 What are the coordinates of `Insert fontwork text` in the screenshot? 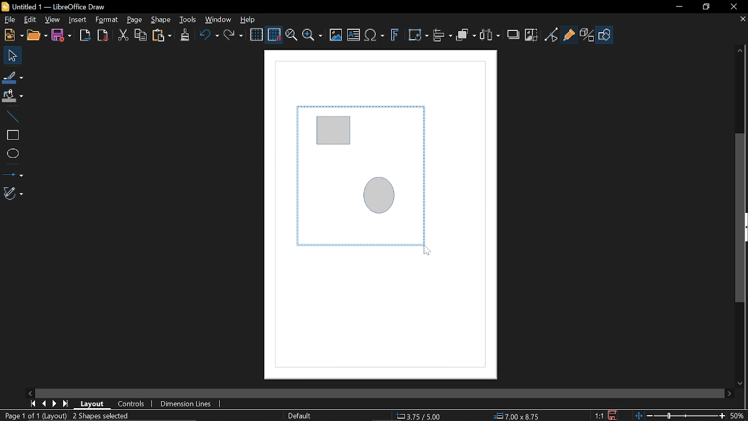 It's located at (394, 36).